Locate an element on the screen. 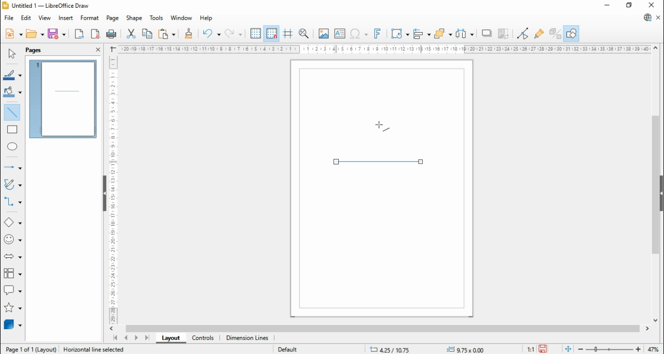 The width and height of the screenshot is (664, 354). 0.00x0.00 is located at coordinates (467, 349).